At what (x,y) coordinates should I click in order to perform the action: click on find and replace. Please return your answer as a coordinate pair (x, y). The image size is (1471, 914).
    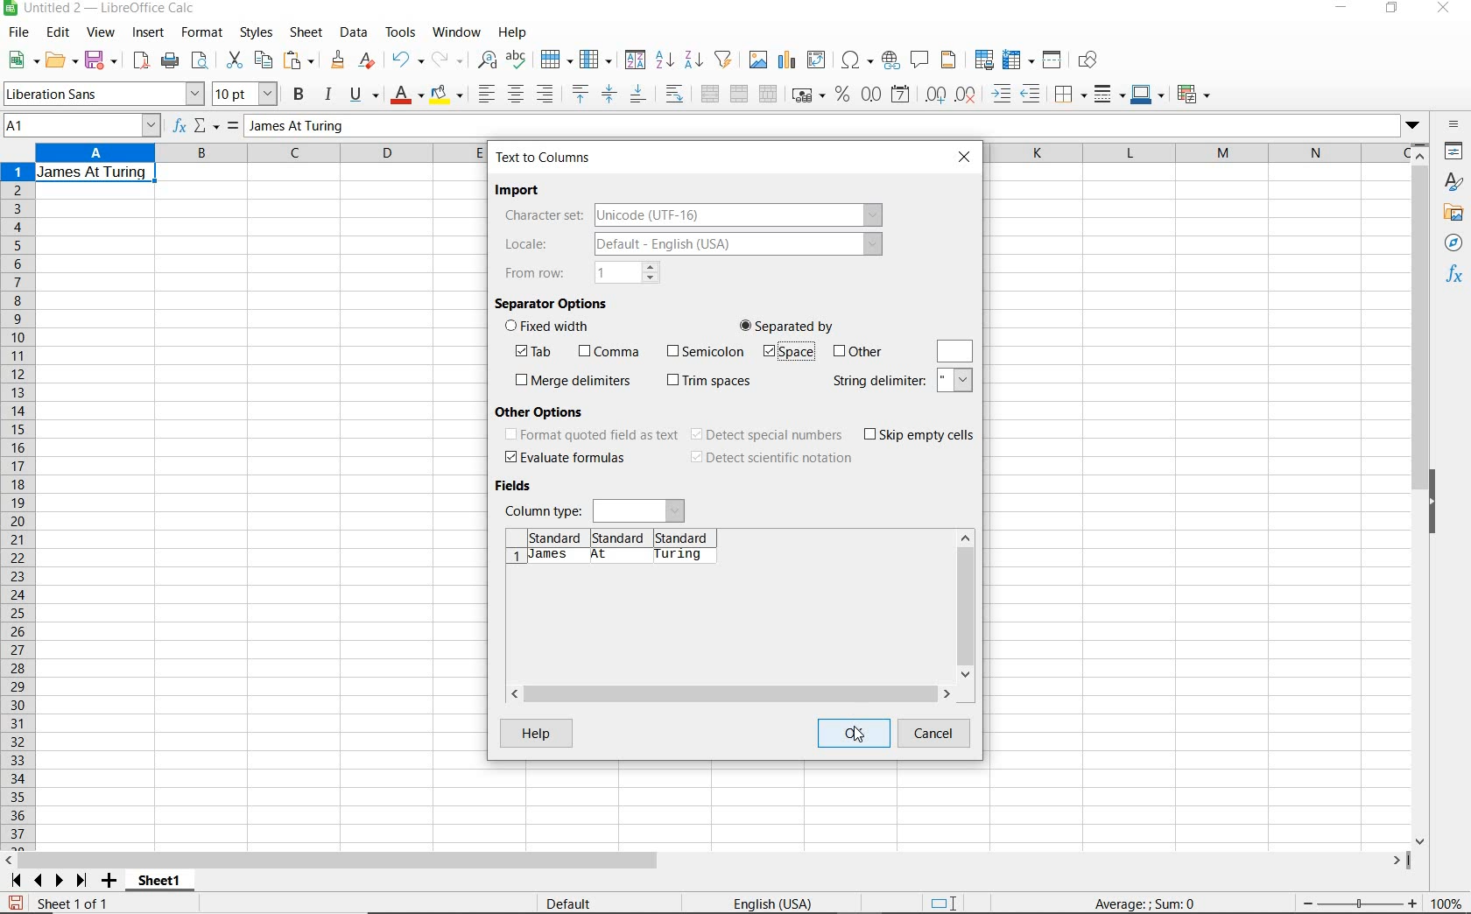
    Looking at the image, I should click on (489, 60).